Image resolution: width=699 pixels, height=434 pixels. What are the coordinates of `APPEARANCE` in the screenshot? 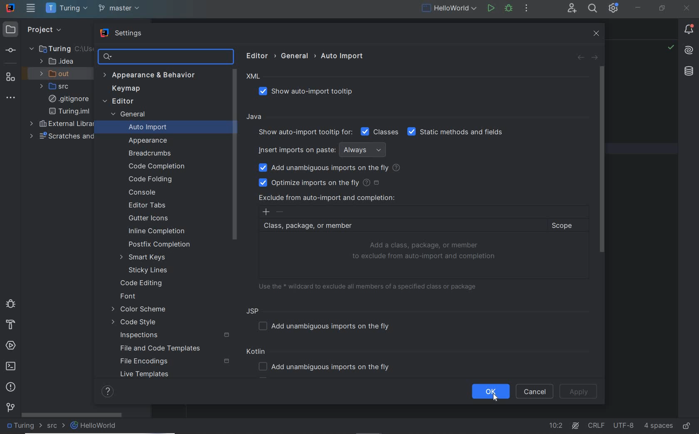 It's located at (149, 141).